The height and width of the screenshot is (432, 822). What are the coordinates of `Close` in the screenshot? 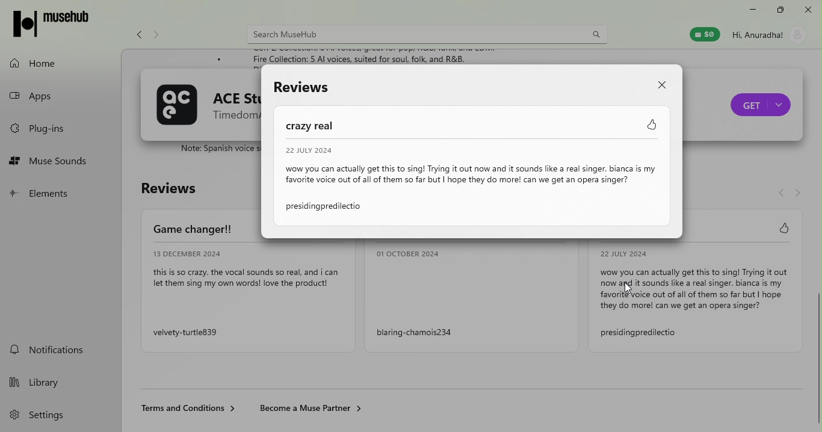 It's located at (658, 85).